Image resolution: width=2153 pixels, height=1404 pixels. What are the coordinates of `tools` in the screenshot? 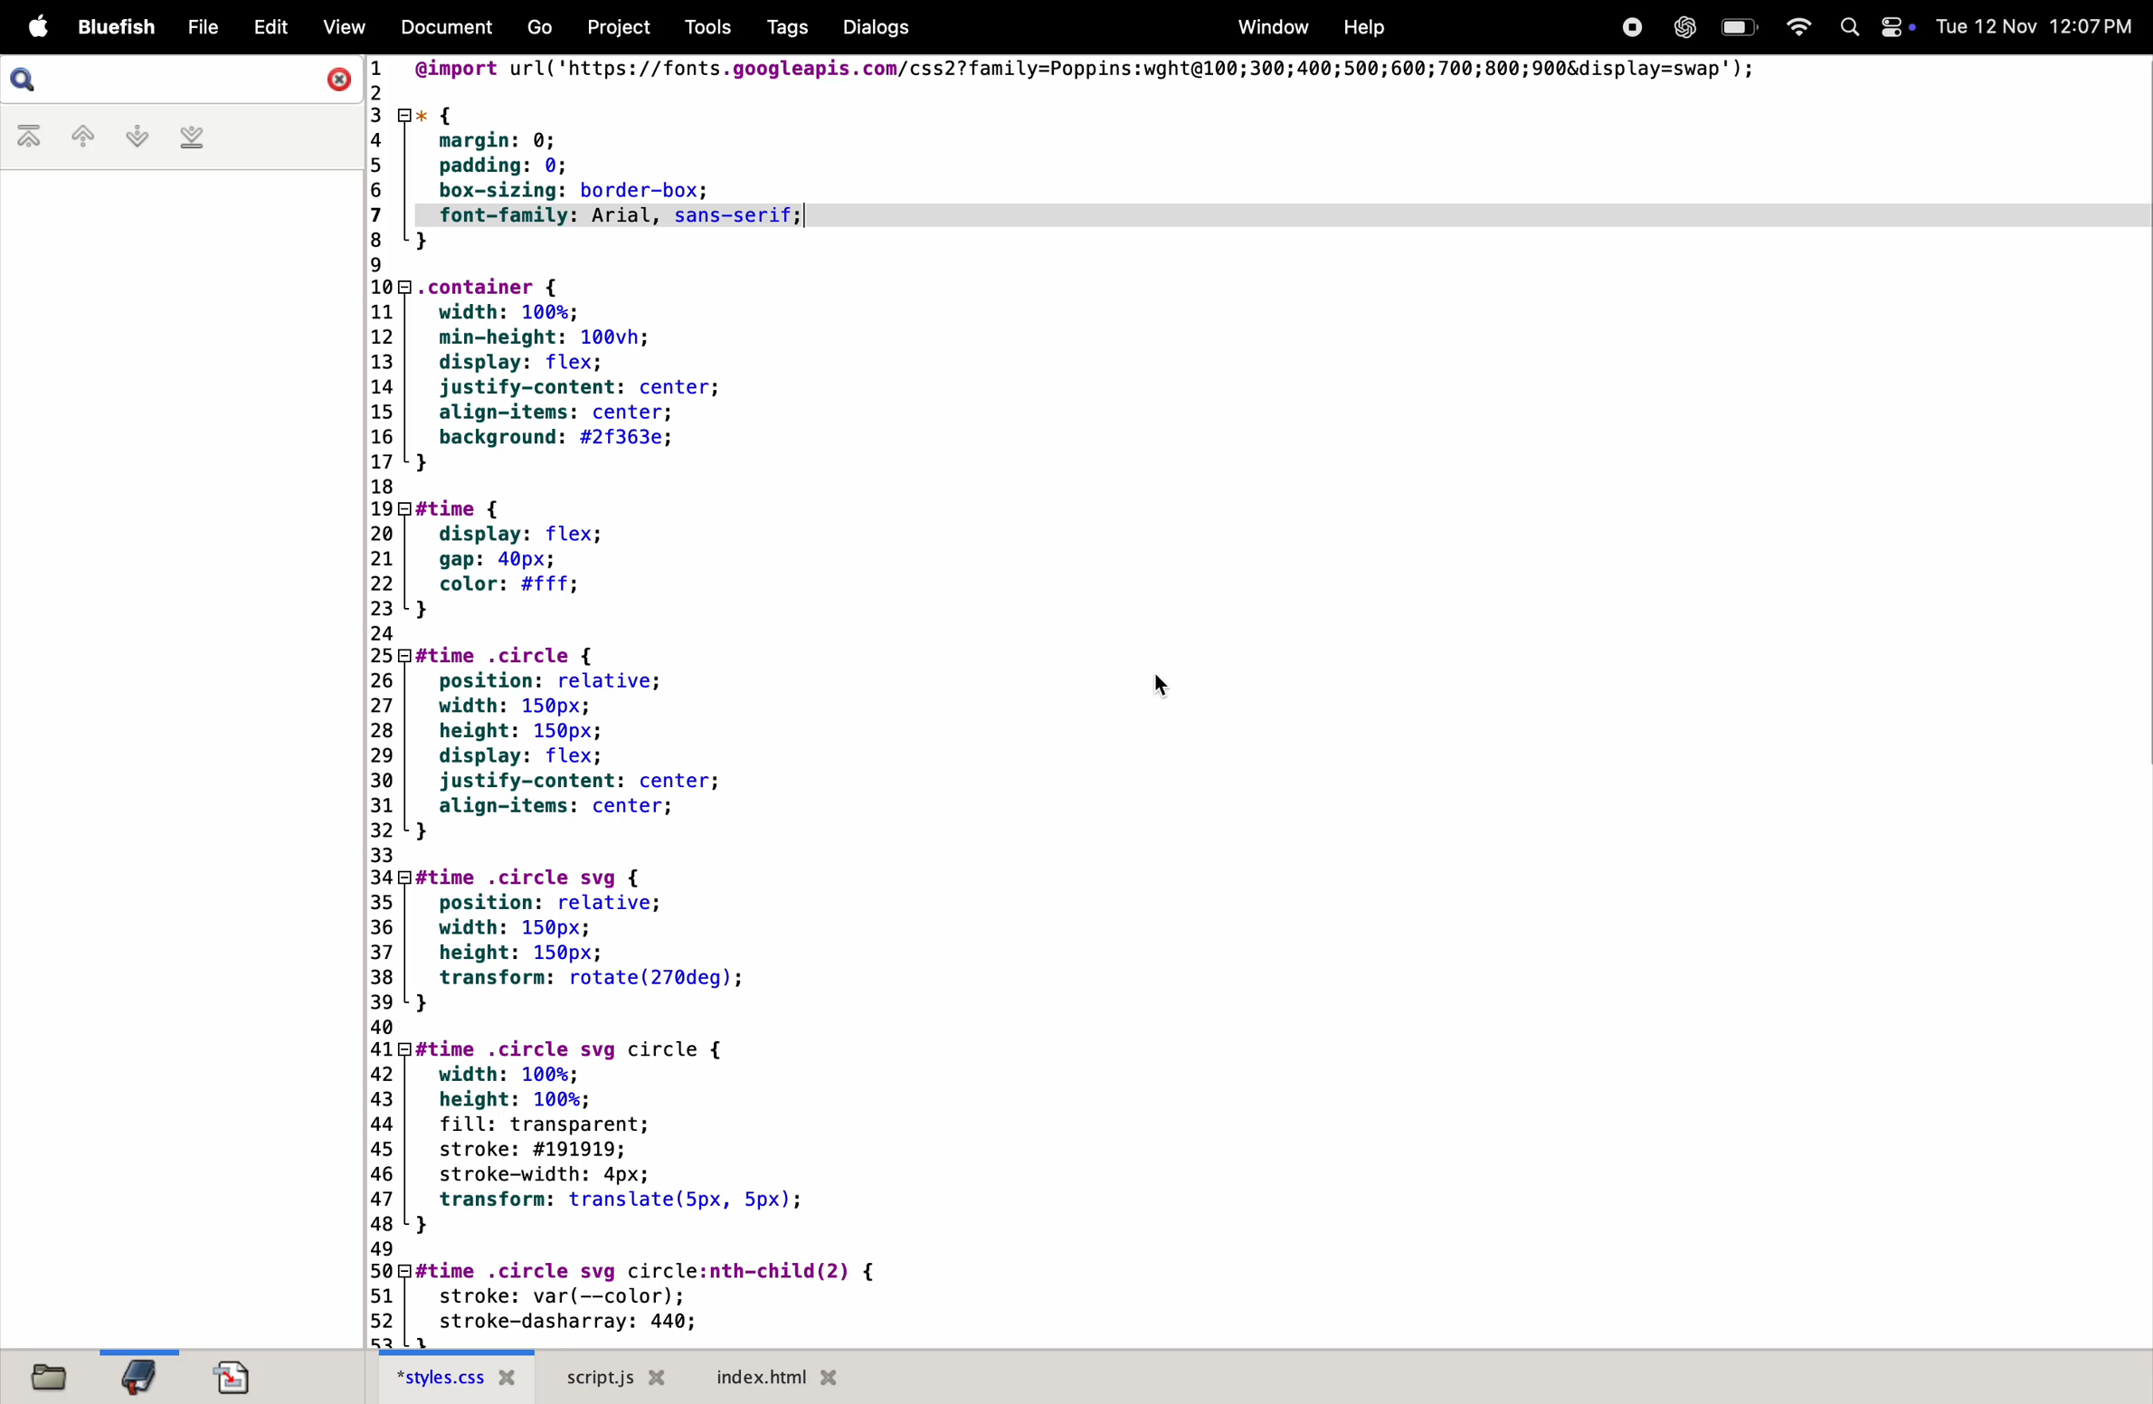 It's located at (700, 27).